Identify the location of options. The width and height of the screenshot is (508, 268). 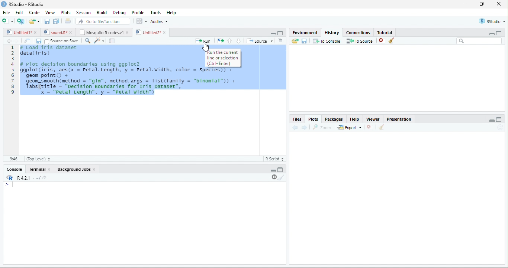
(280, 40).